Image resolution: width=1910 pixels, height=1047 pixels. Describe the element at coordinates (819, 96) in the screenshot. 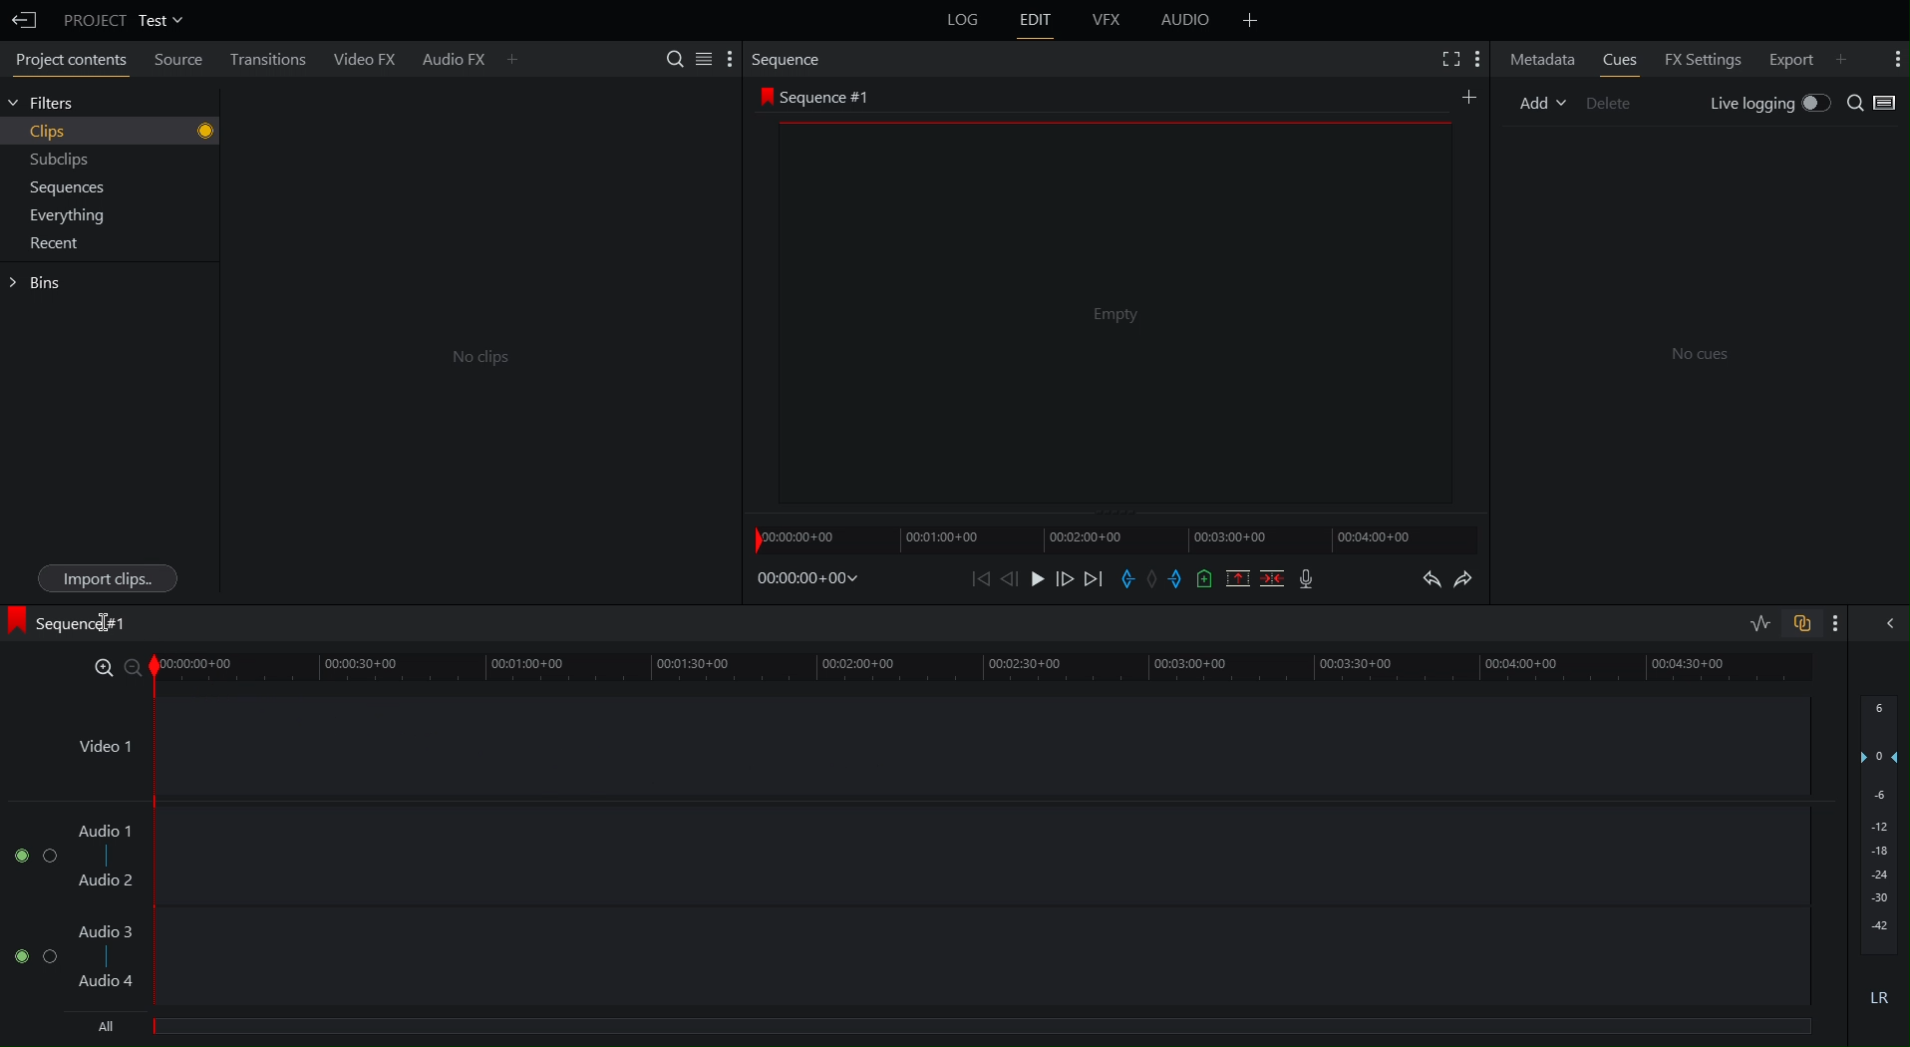

I see `Sequence 1` at that location.